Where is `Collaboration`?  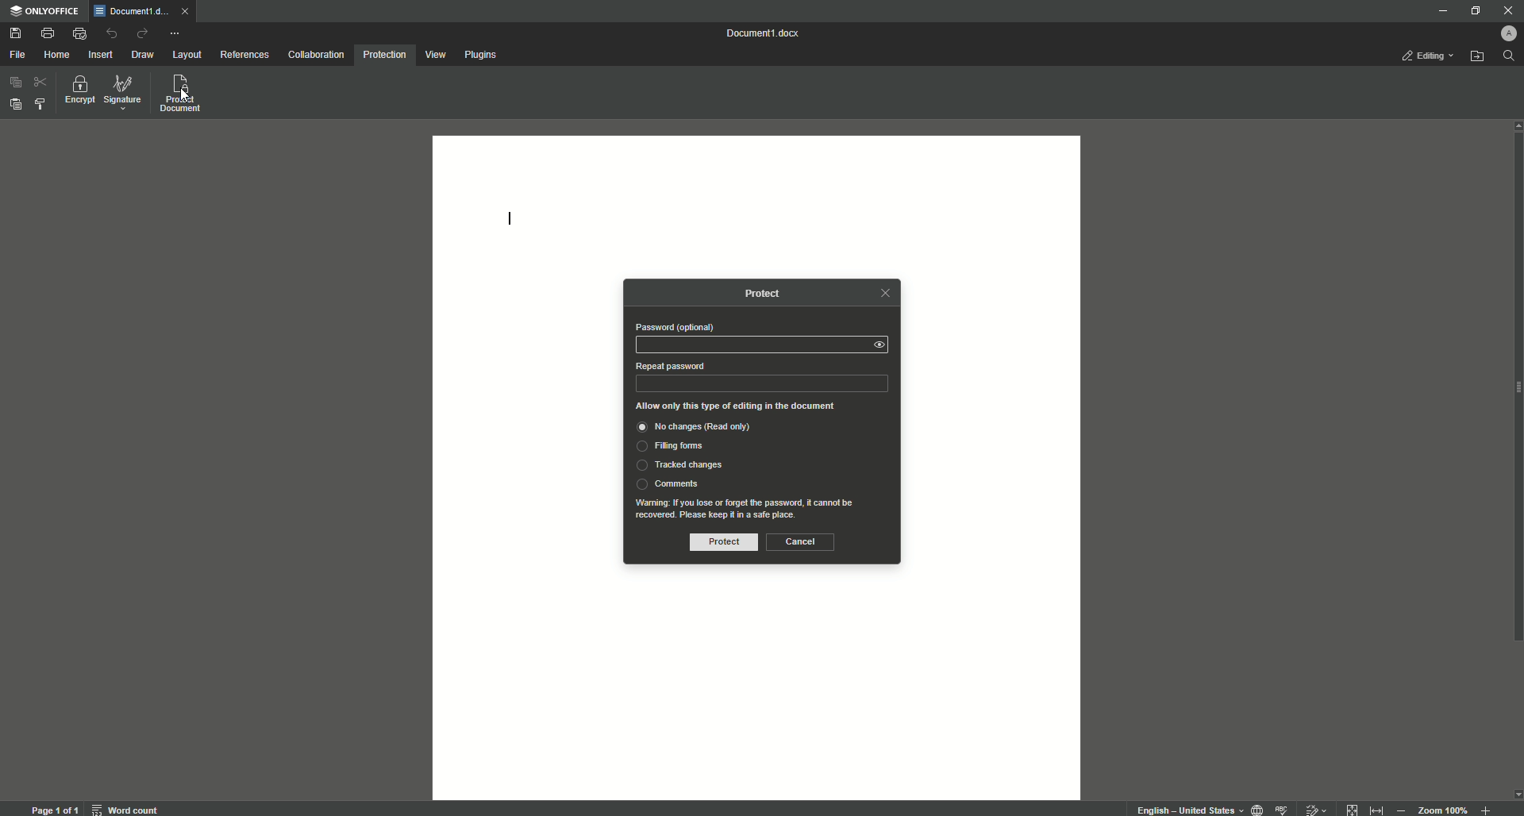
Collaboration is located at coordinates (317, 54).